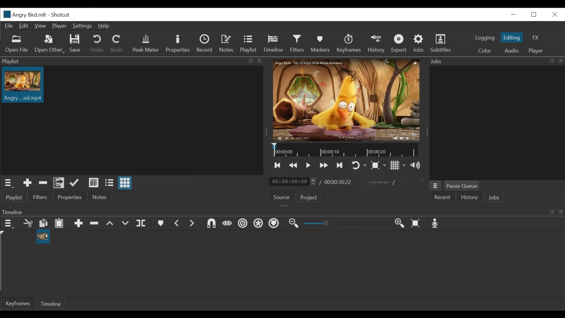 The height and width of the screenshot is (318, 565). I want to click on FX, so click(535, 37).